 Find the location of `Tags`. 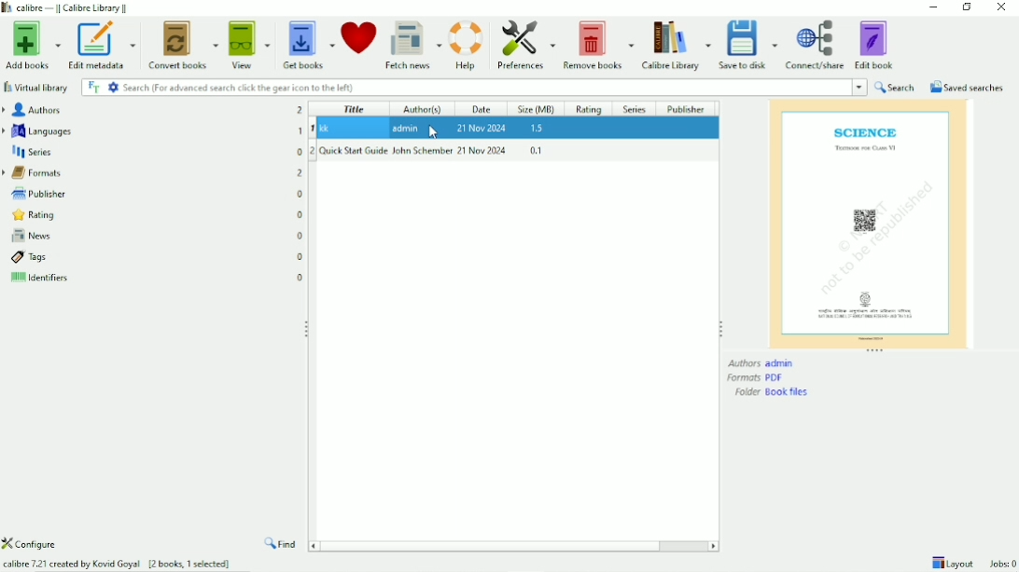

Tags is located at coordinates (156, 257).